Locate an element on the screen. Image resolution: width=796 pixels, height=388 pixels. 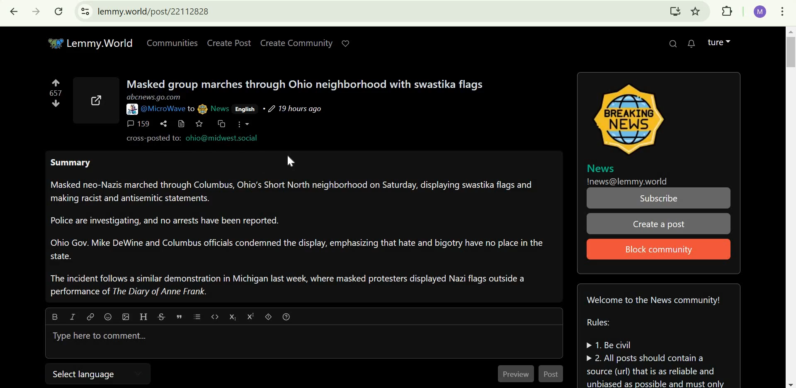
Italic is located at coordinates (72, 316).